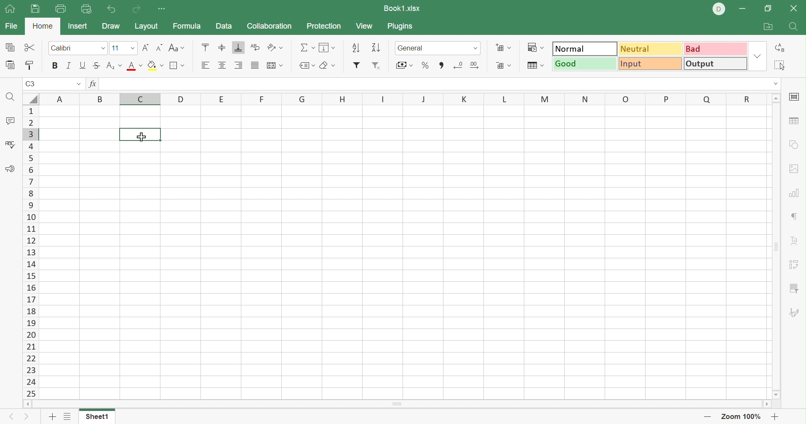 This screenshot has height=424, width=806. Describe the element at coordinates (162, 9) in the screenshot. I see `Customize Quick Access Toolbar` at that location.